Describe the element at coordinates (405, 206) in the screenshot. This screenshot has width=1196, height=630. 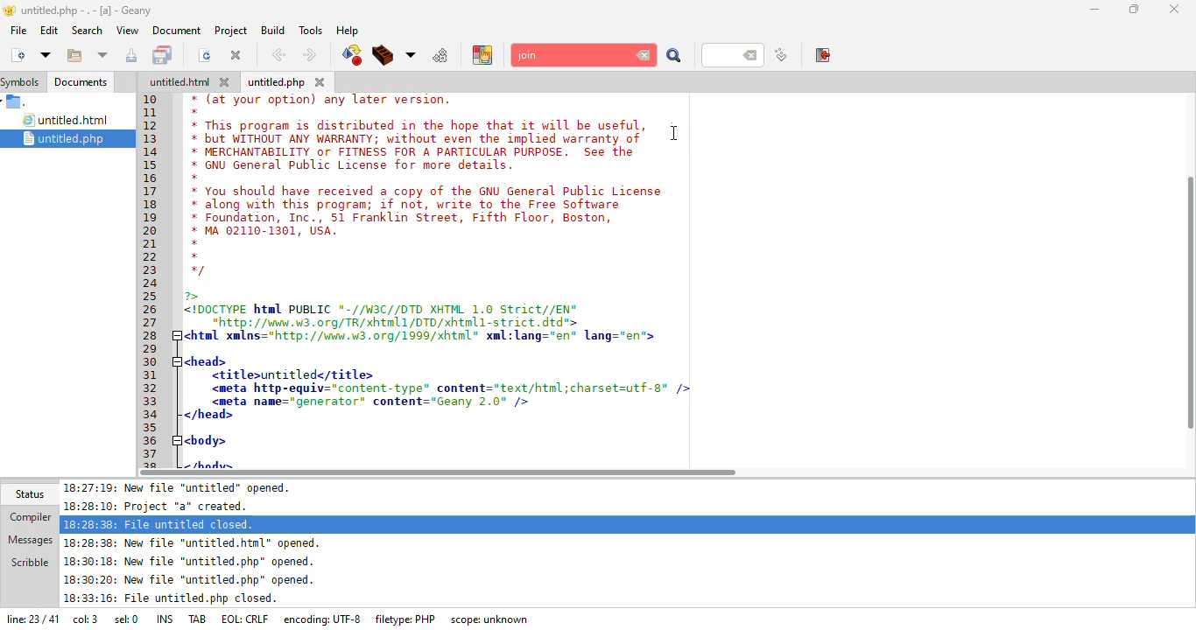
I see `* along with this program; if not, write to the Free Software` at that location.